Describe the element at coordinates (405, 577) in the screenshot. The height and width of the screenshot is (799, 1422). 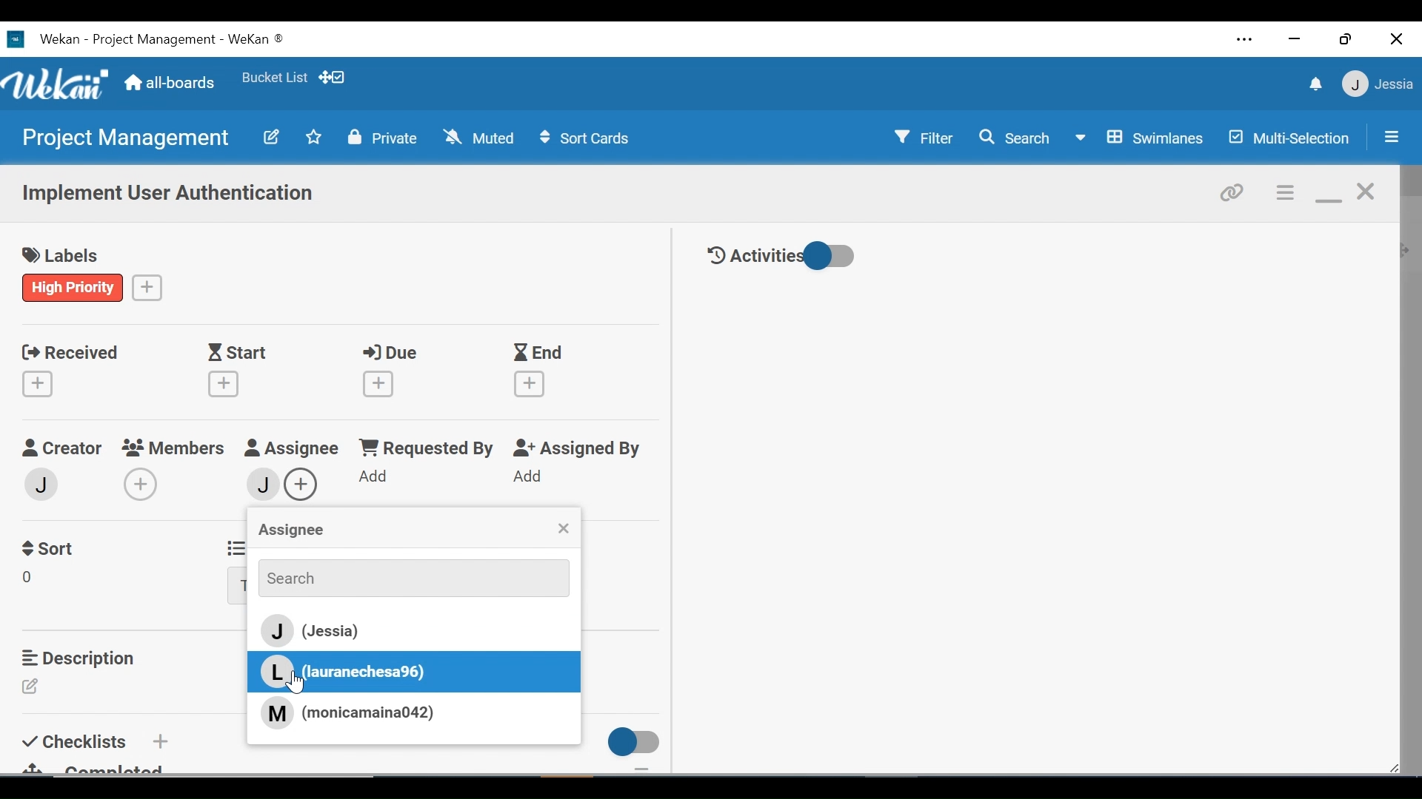
I see `Search members` at that location.